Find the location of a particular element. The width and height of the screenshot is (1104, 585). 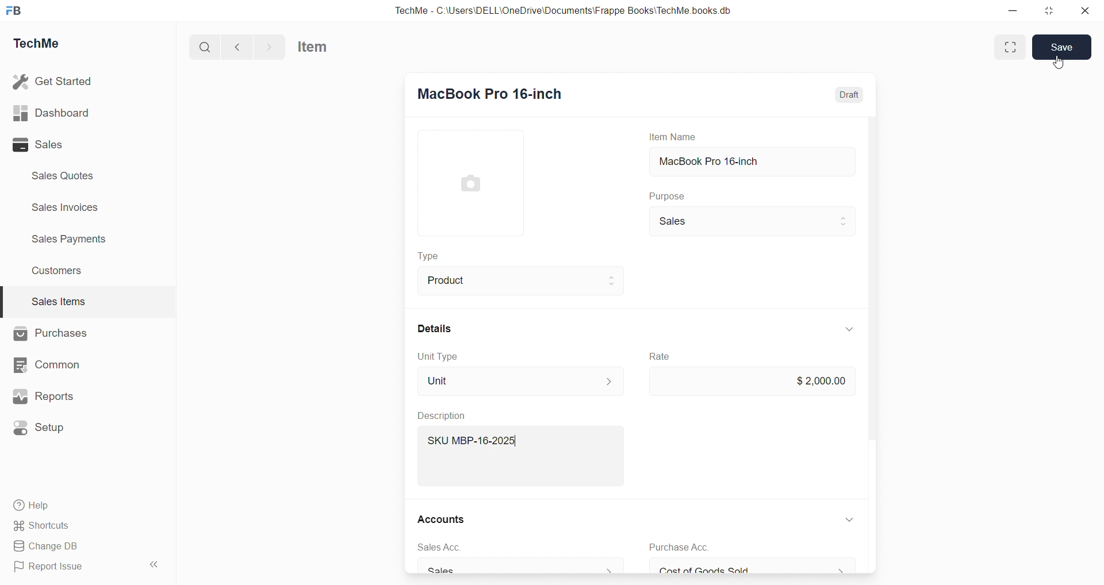

Sales invoices is located at coordinates (67, 207).